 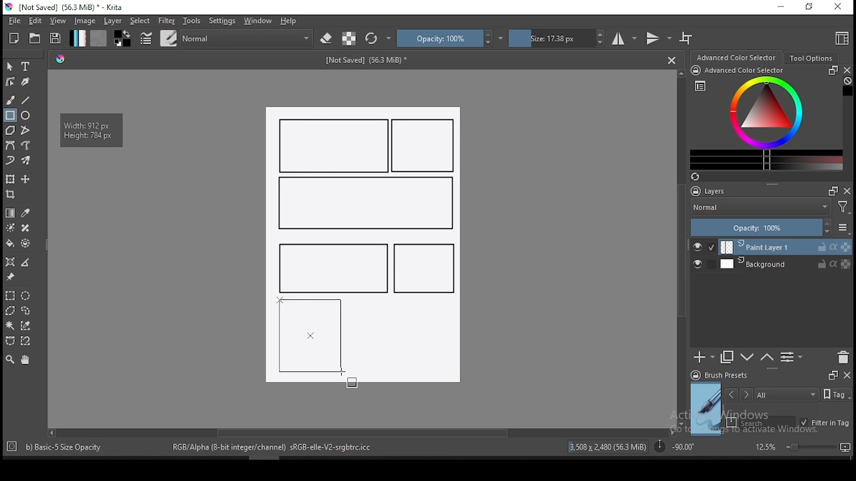 I want to click on  close window, so click(x=839, y=7).